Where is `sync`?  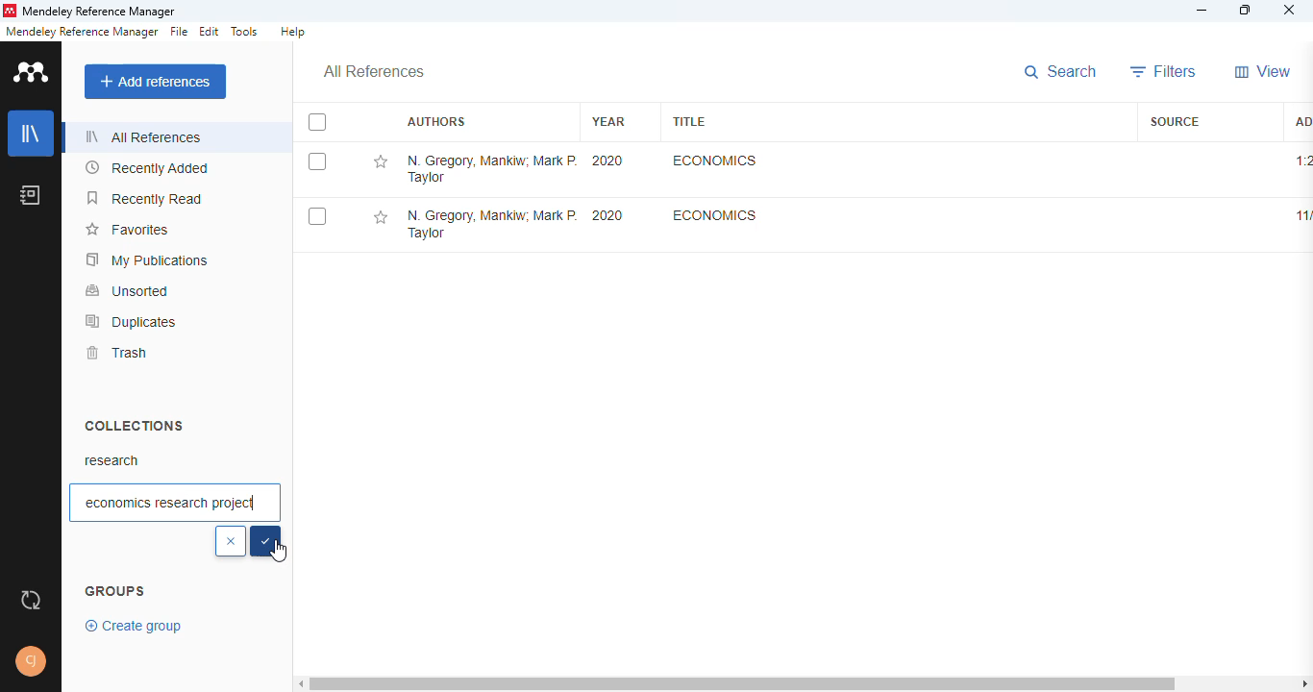
sync is located at coordinates (31, 601).